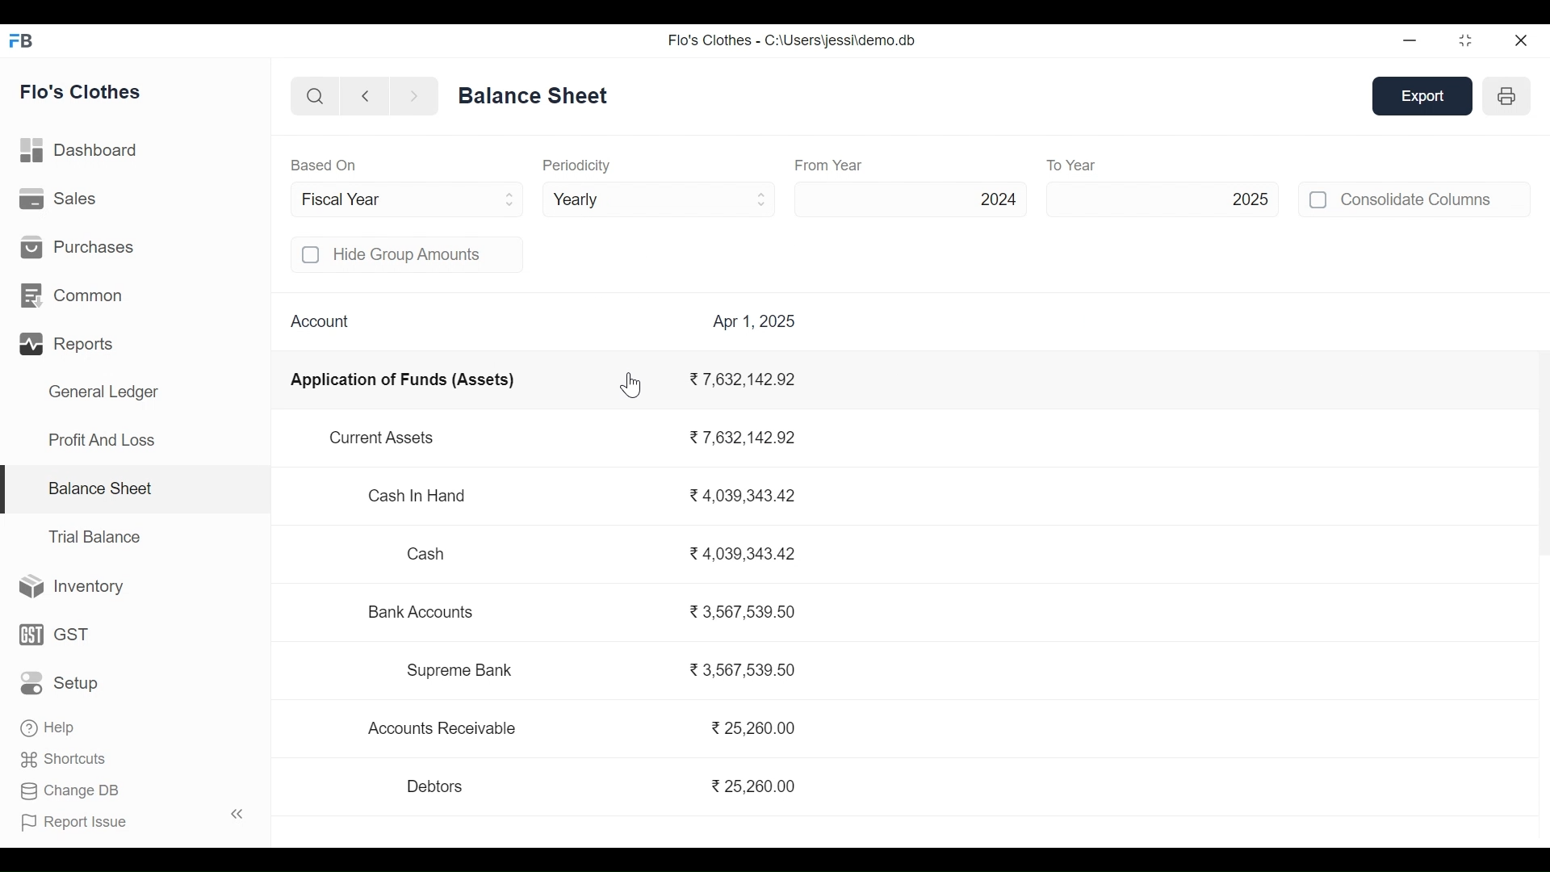  Describe the element at coordinates (583, 497) in the screenshot. I see `Cash In Hand %4,039,343.42` at that location.